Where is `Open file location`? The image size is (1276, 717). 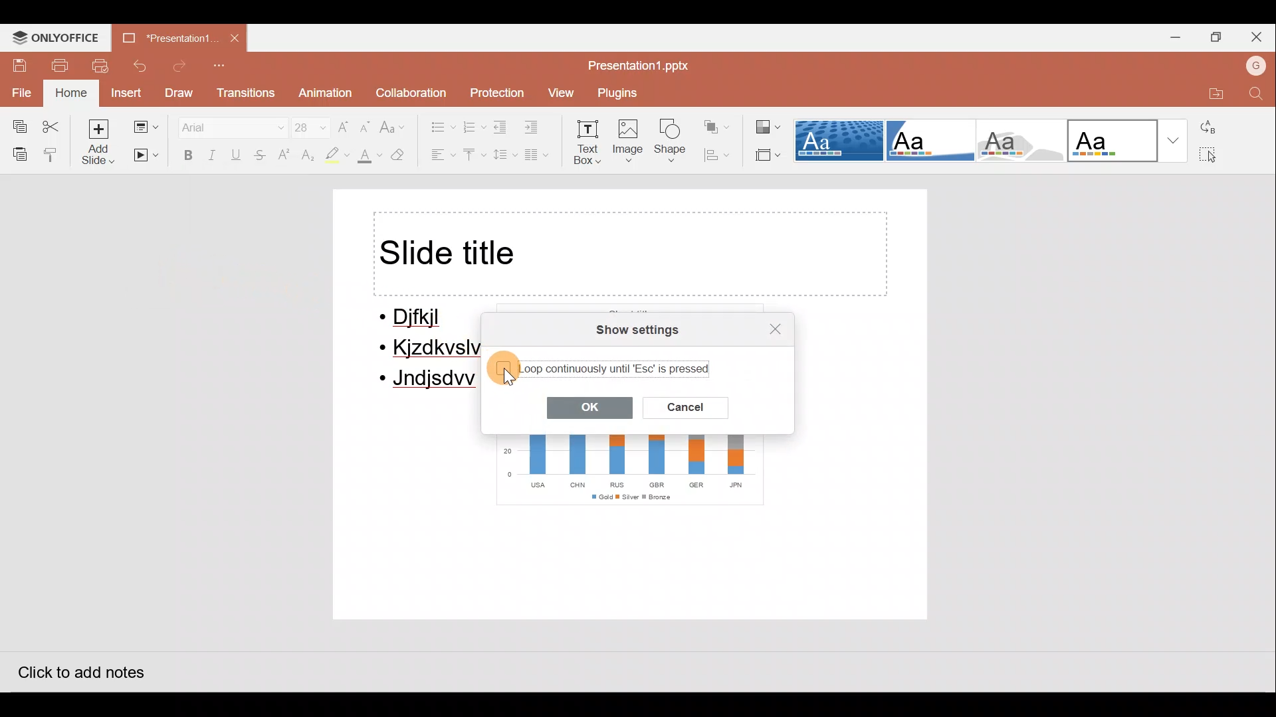
Open file location is located at coordinates (1208, 94).